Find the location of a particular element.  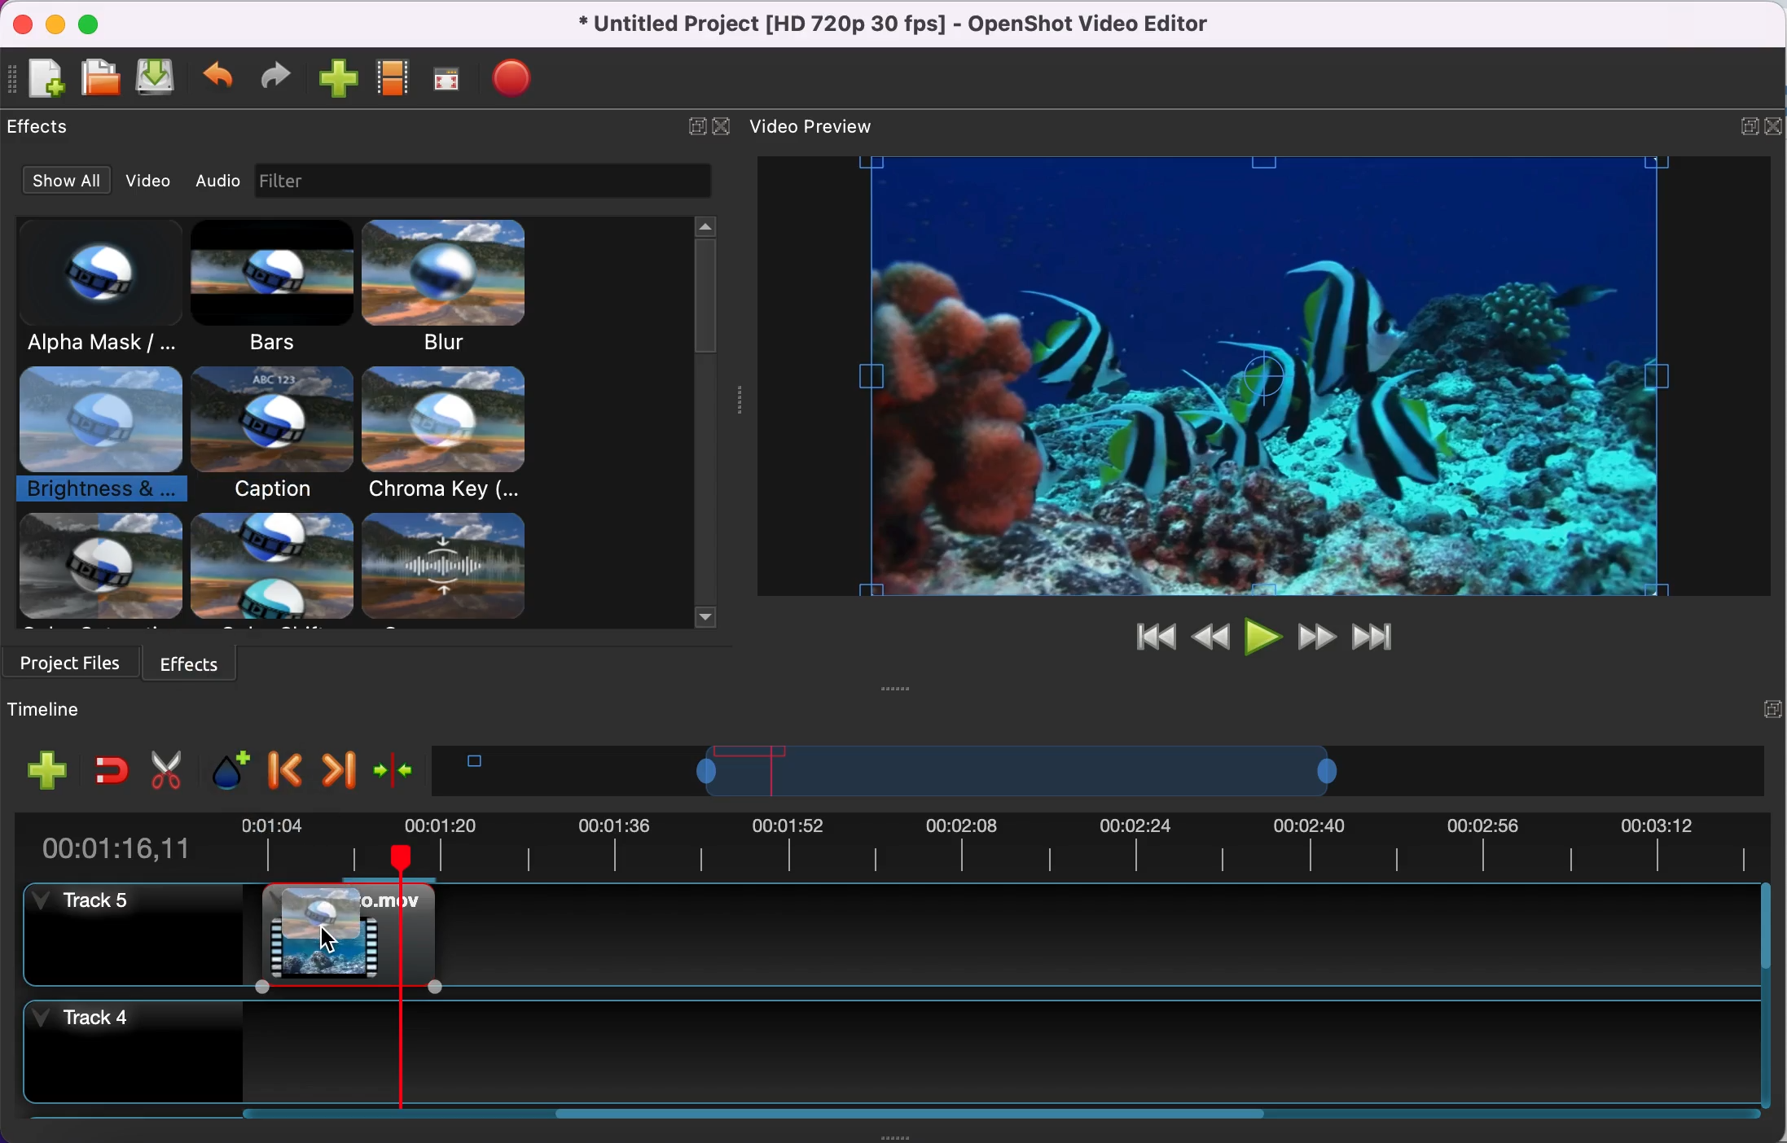

fast forward is located at coordinates (1314, 637).